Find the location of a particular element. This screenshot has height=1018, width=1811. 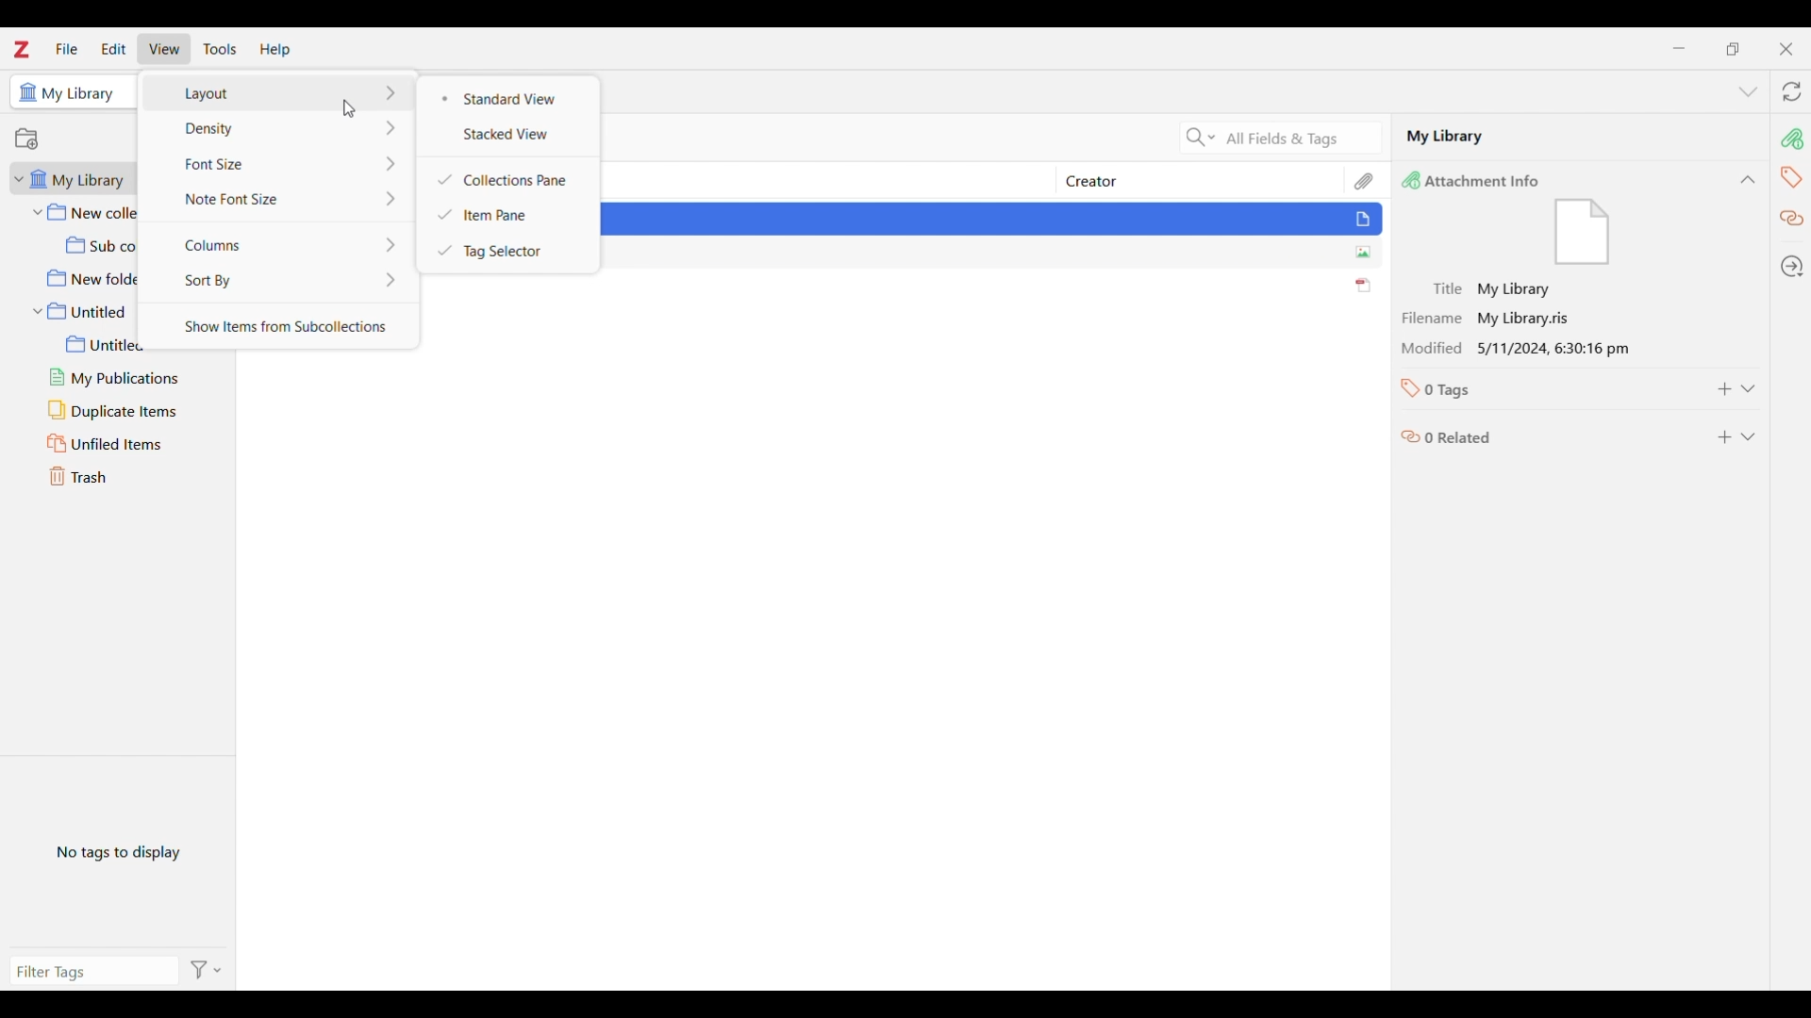

Help menu is located at coordinates (275, 51).